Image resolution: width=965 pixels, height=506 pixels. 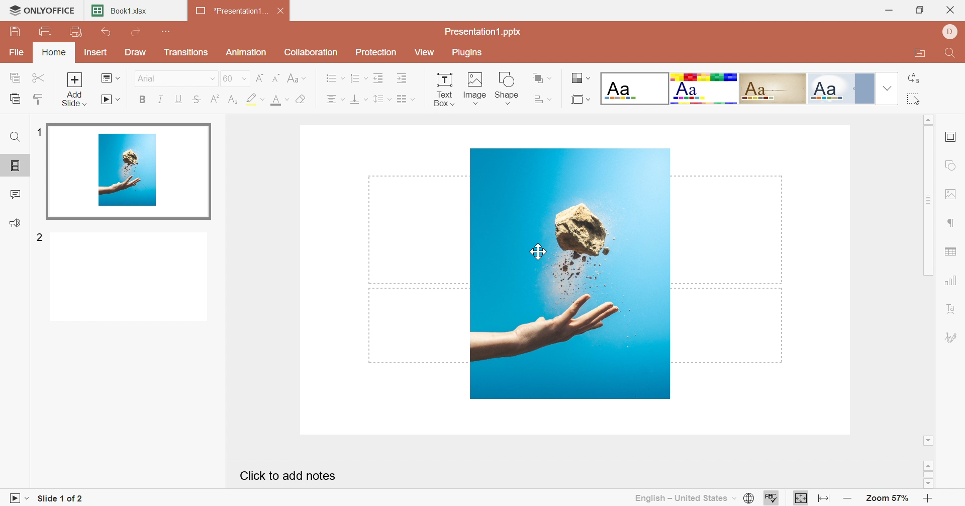 I want to click on Scroll Bar, so click(x=928, y=200).